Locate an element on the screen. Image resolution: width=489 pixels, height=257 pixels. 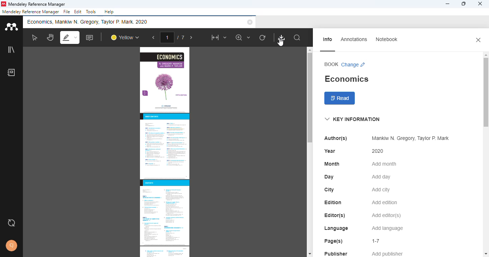
PDF pages is located at coordinates (164, 152).